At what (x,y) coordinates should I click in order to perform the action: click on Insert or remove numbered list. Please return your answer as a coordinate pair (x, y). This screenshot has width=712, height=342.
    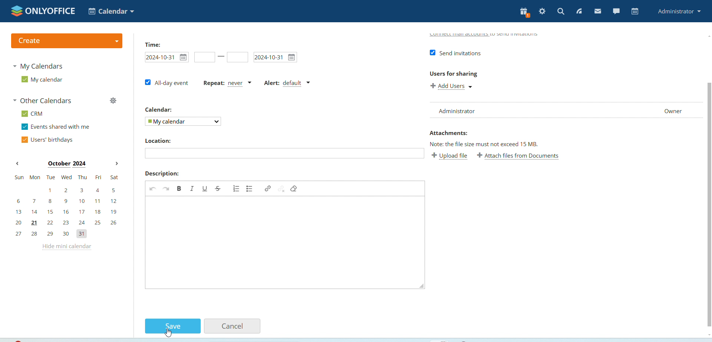
    Looking at the image, I should click on (236, 188).